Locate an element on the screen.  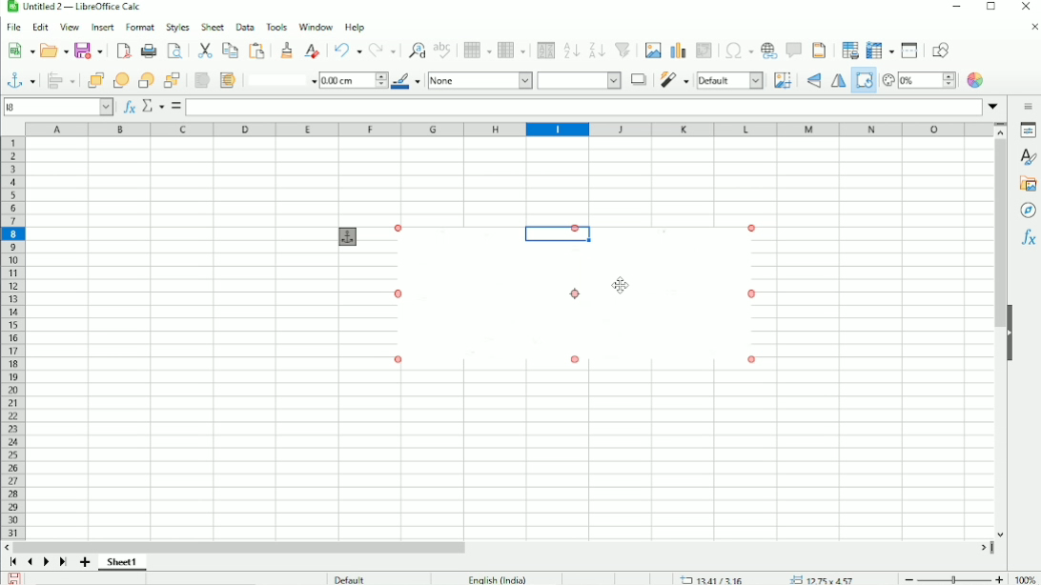
Add sheet is located at coordinates (84, 562).